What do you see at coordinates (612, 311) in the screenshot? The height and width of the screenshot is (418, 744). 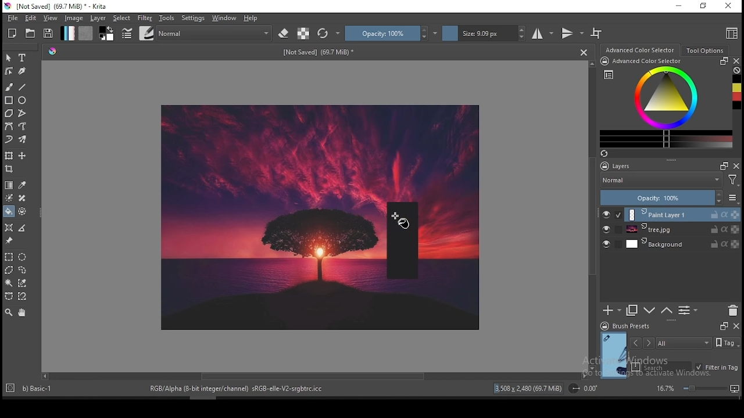 I see `new layer` at bounding box center [612, 311].